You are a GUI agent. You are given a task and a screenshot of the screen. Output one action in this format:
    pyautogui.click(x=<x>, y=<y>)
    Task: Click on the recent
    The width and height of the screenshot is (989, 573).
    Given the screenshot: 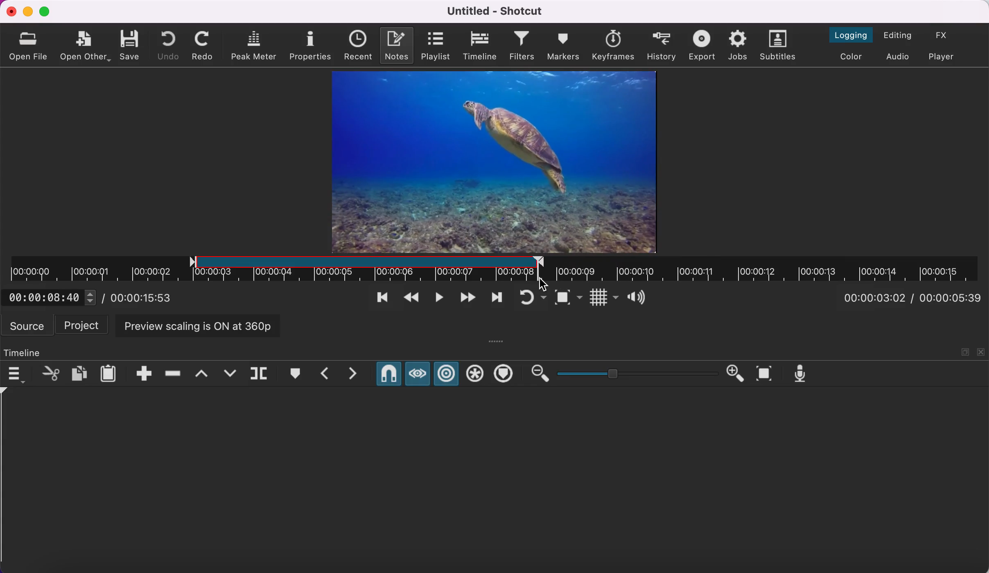 What is the action you would take?
    pyautogui.click(x=359, y=45)
    